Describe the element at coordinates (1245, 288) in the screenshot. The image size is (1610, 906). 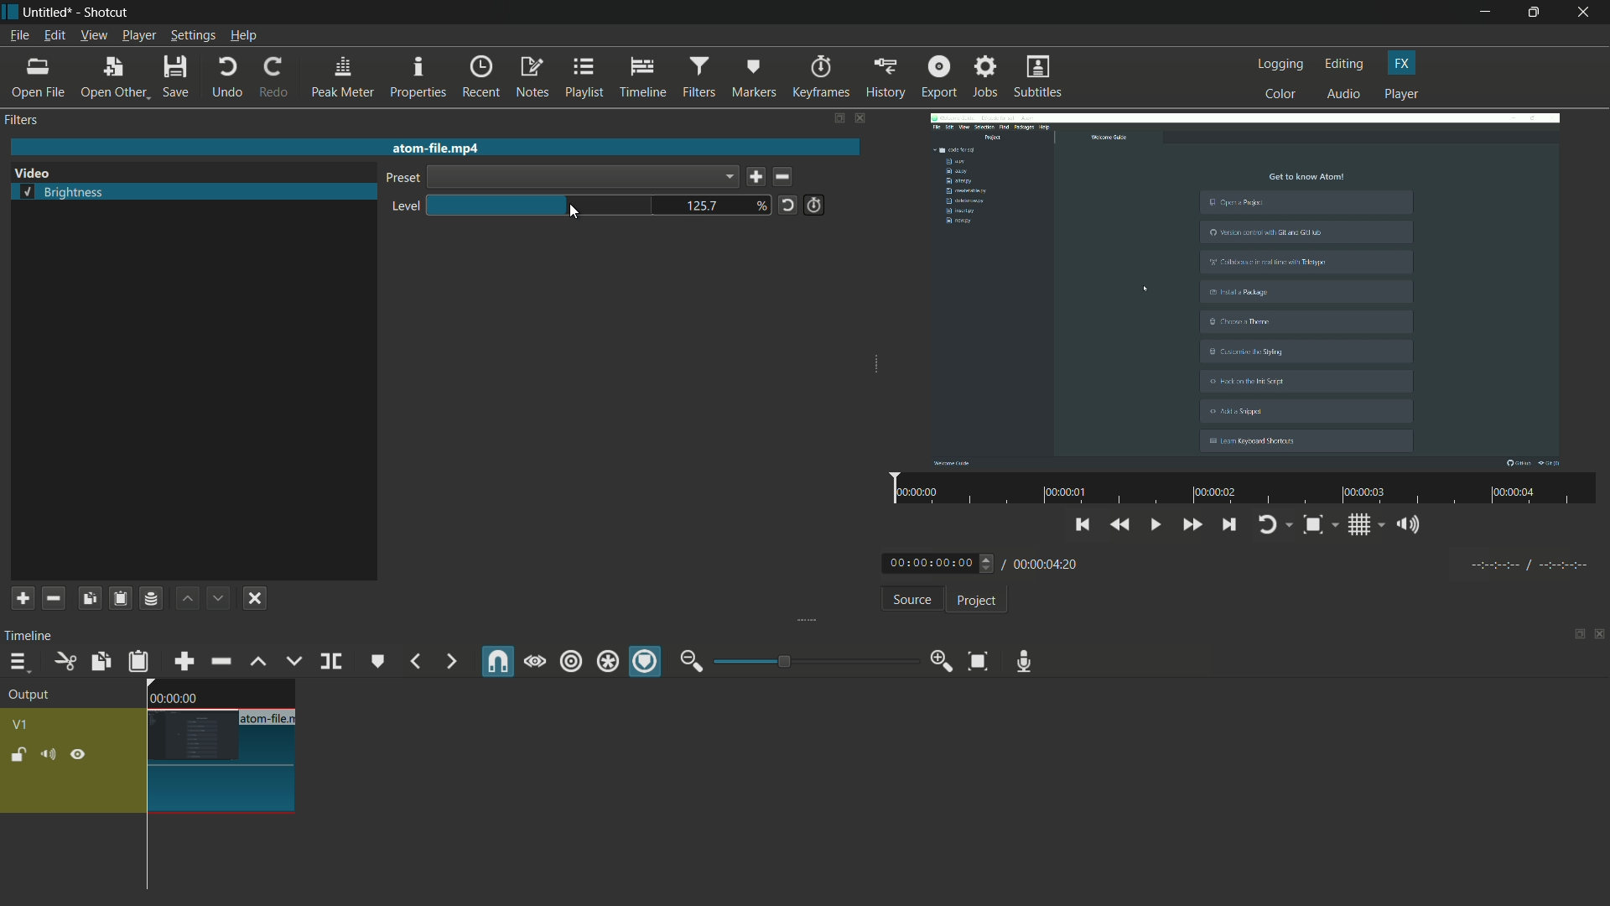
I see `video` at that location.